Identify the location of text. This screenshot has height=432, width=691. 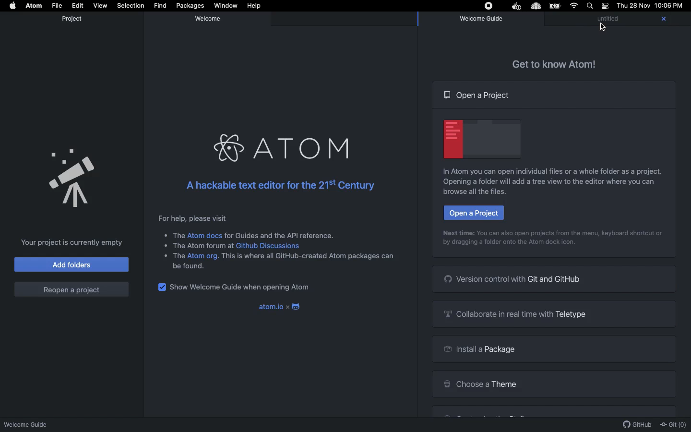
(200, 245).